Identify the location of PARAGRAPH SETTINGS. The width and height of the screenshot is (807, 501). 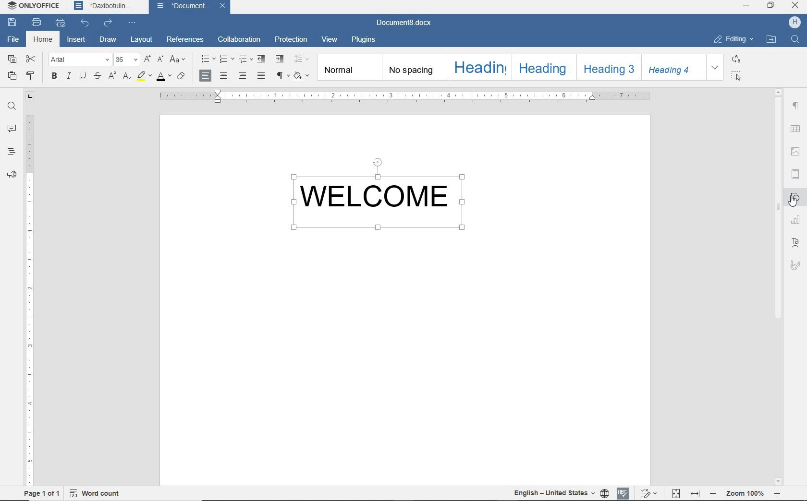
(795, 107).